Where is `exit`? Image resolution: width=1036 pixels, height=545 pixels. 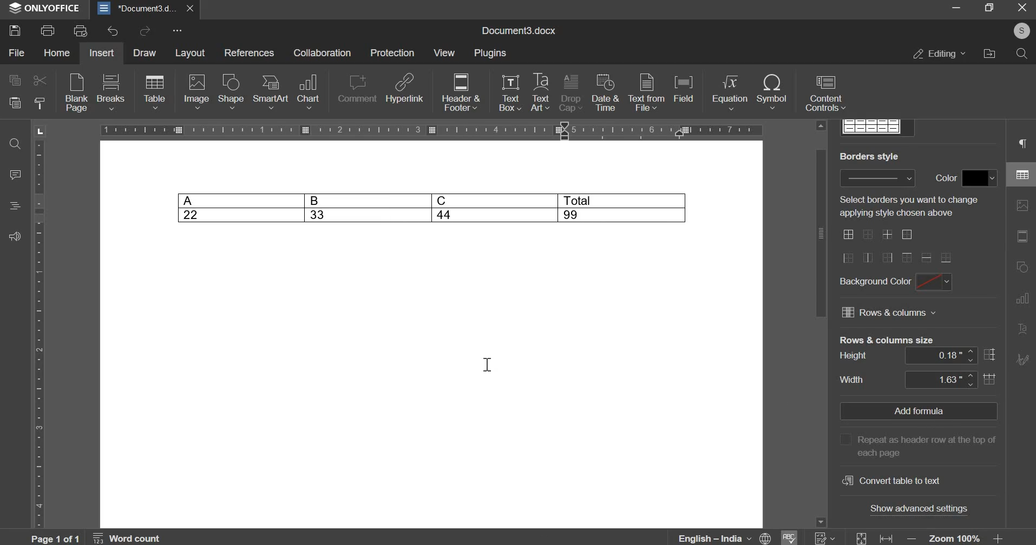
exit is located at coordinates (1022, 9).